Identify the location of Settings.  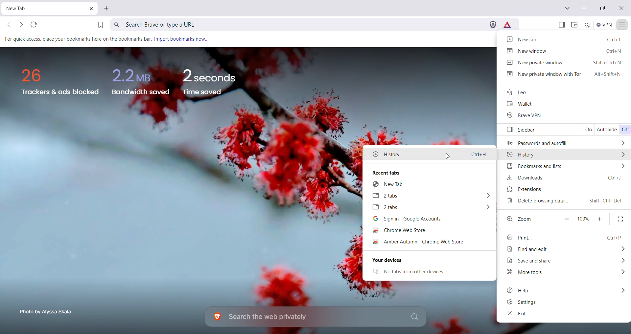
(523, 302).